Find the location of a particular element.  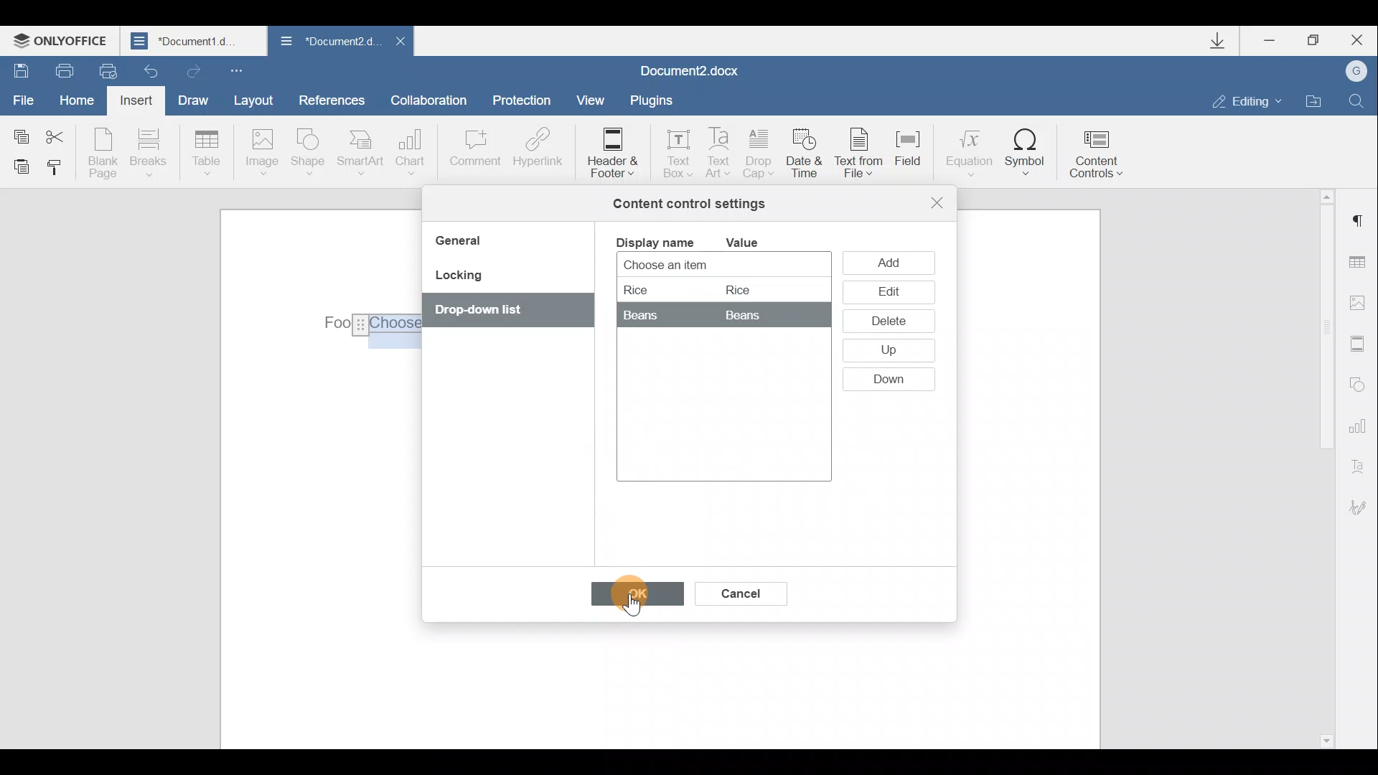

Cursor is located at coordinates (896, 260).